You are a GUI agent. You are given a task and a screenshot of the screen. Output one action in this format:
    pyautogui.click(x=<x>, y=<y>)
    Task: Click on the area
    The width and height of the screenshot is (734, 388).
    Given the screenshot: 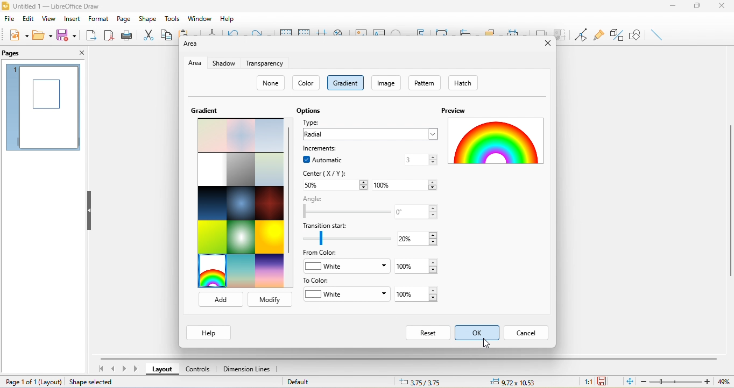 What is the action you would take?
    pyautogui.click(x=193, y=63)
    